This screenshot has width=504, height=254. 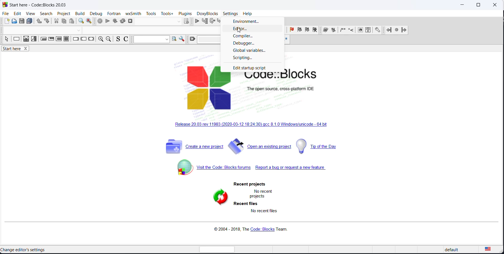 What do you see at coordinates (250, 229) in the screenshot?
I see `copyright` at bounding box center [250, 229].